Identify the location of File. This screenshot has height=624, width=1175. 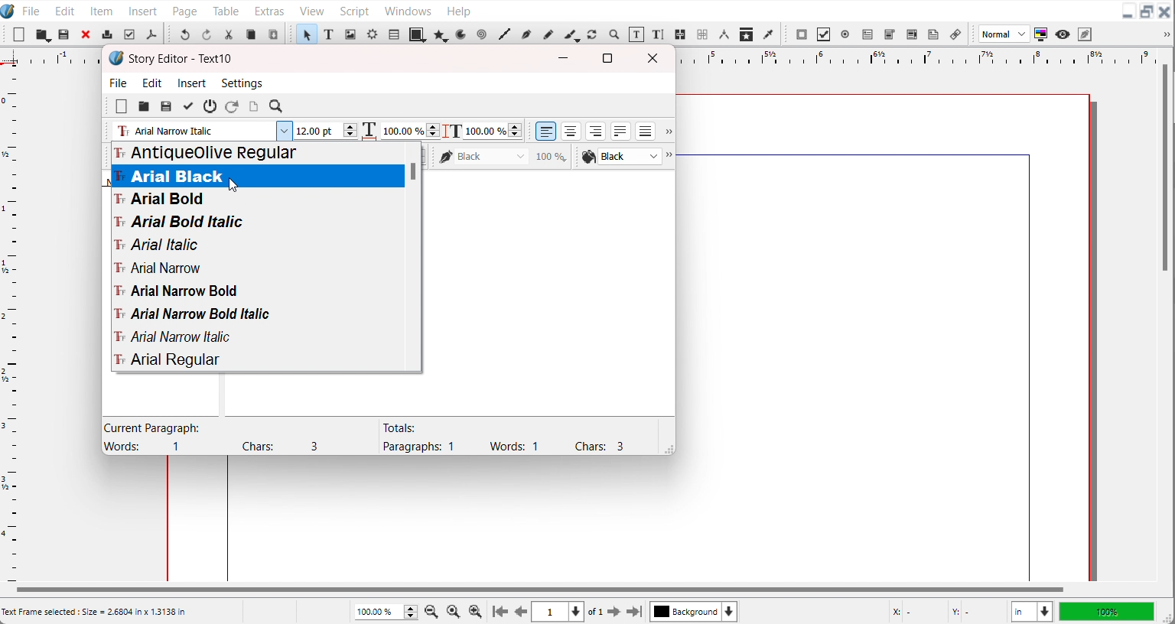
(119, 82).